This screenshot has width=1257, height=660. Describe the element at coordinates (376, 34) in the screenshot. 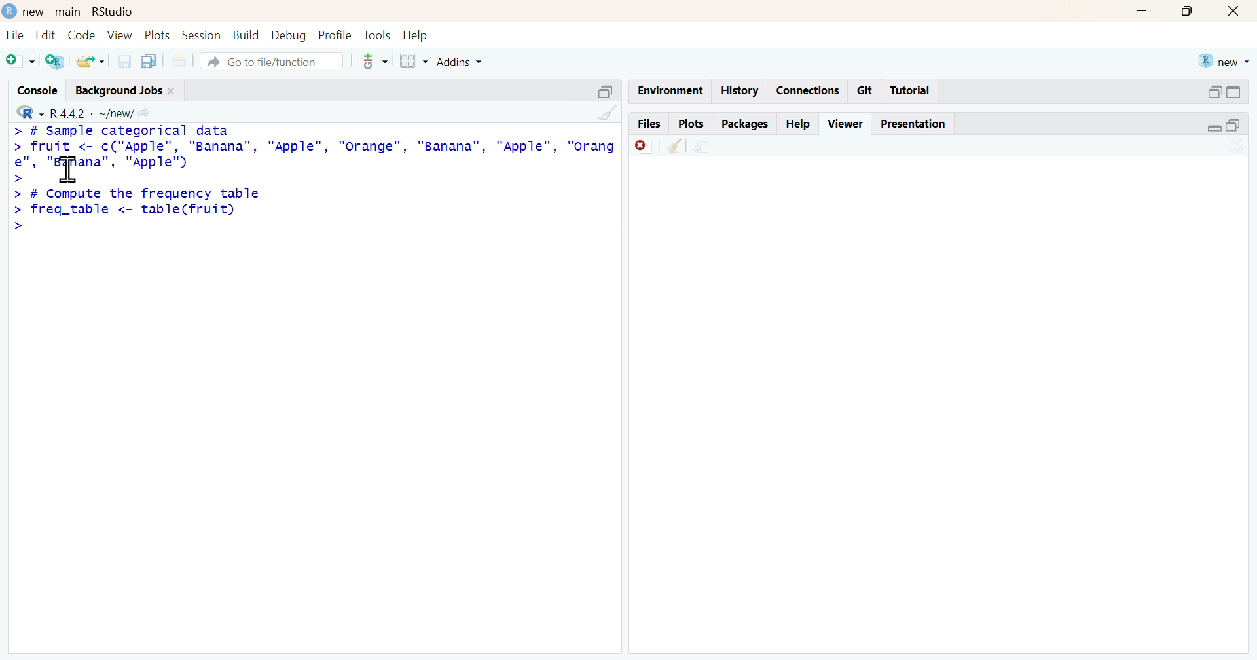

I see `tools` at that location.